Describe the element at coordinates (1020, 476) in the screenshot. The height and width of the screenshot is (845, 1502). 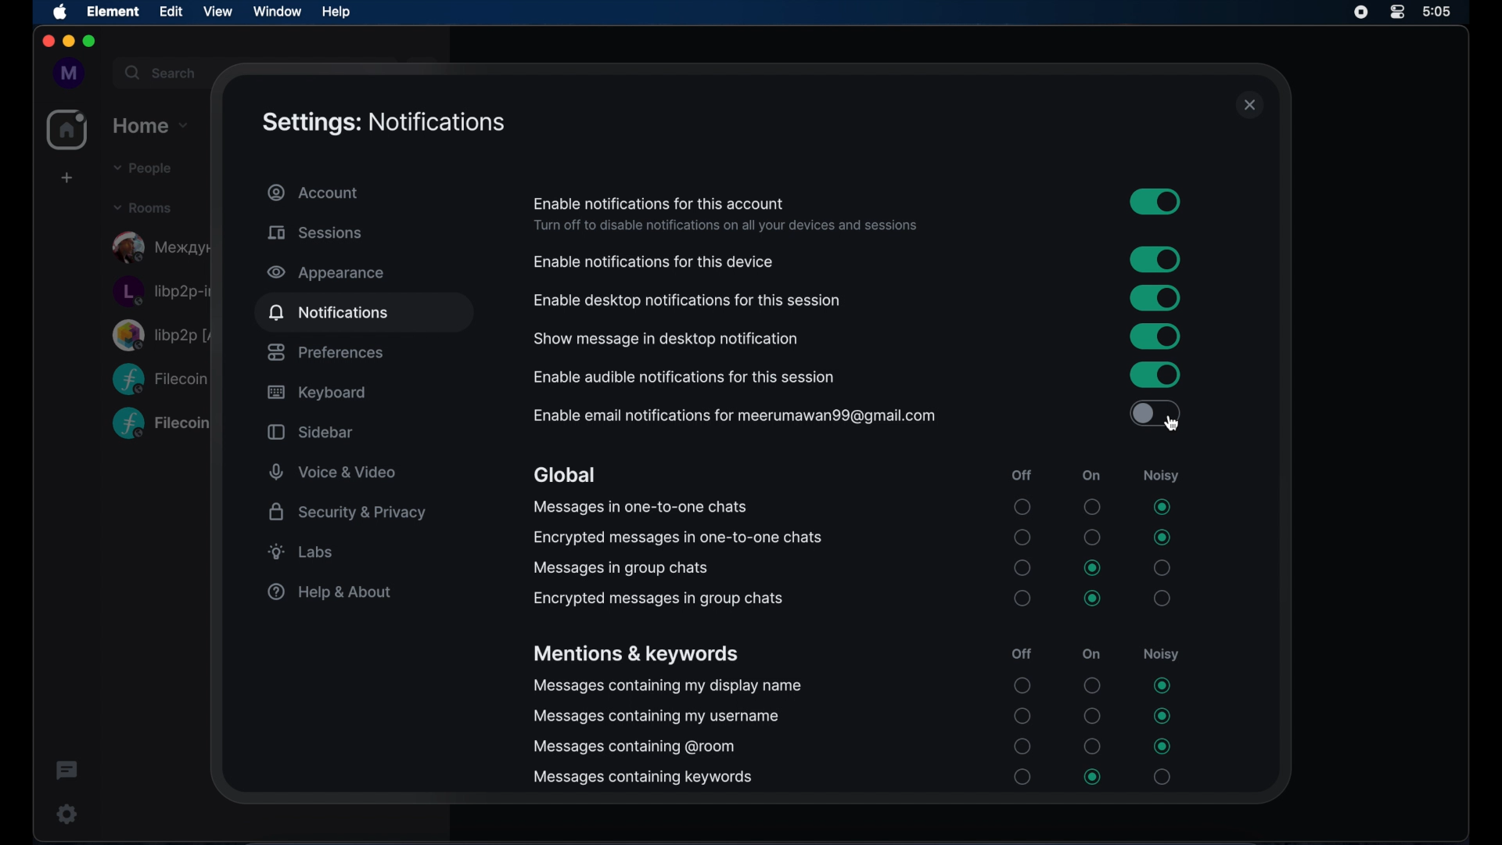
I see `off` at that location.